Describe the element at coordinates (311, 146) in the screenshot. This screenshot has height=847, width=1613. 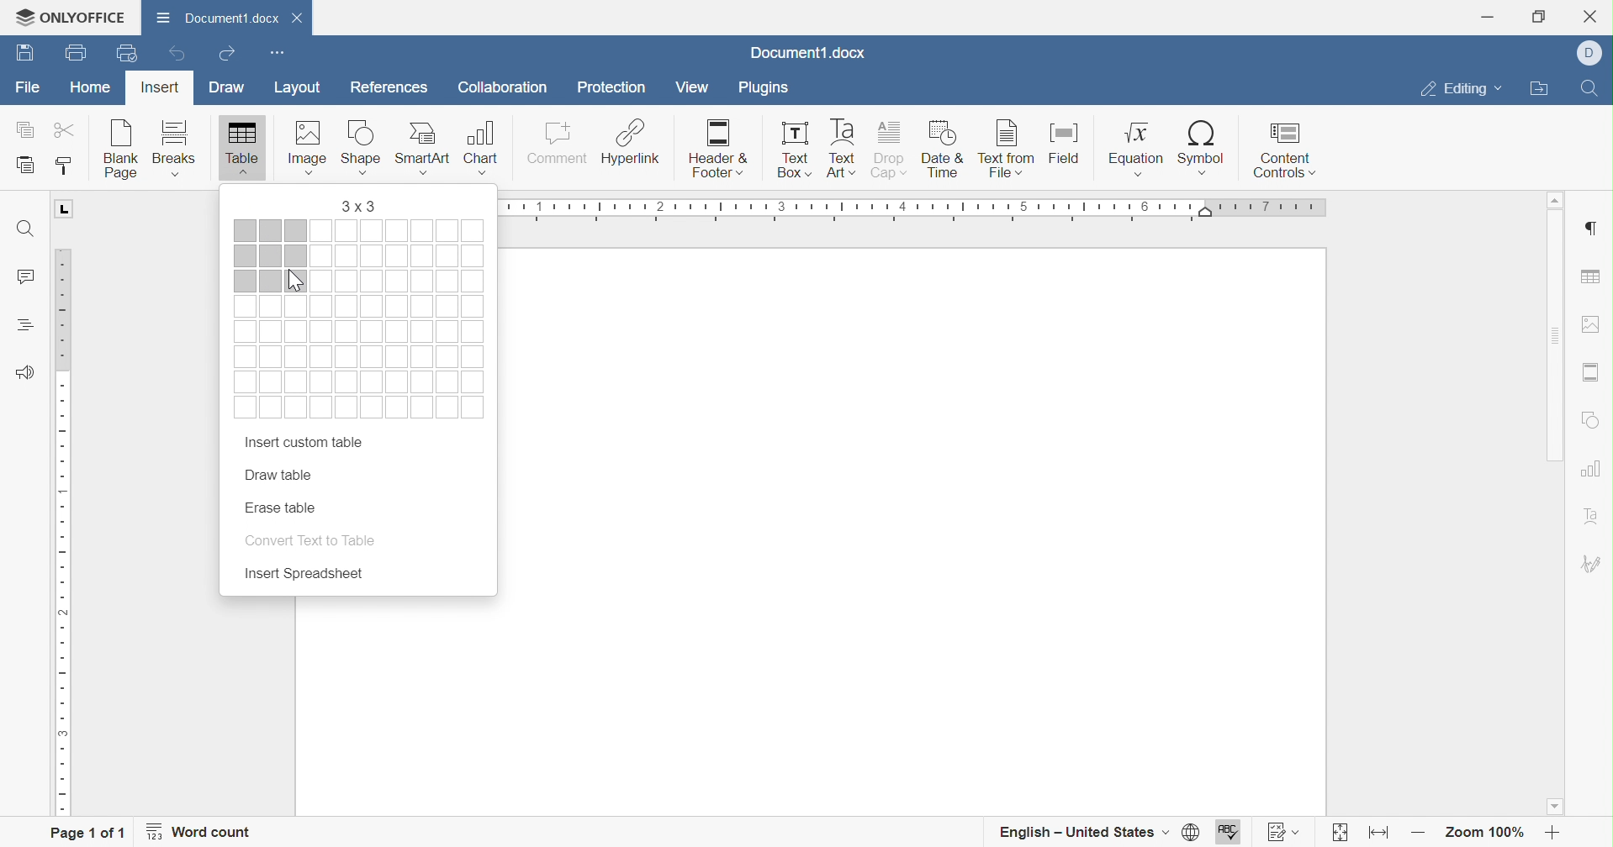
I see `Insert image` at that location.